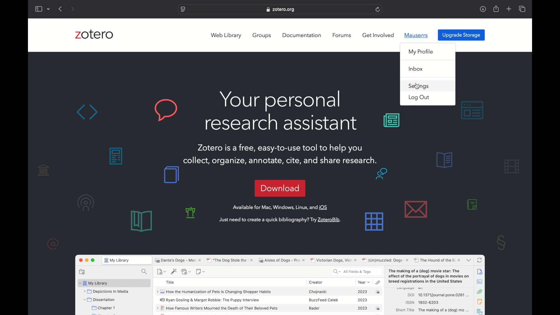 The image size is (560, 315). What do you see at coordinates (281, 153) in the screenshot?
I see `Zotero is a free, easy-to-use tool to help you
collect, organize, annotate, cite, and share research.` at bounding box center [281, 153].